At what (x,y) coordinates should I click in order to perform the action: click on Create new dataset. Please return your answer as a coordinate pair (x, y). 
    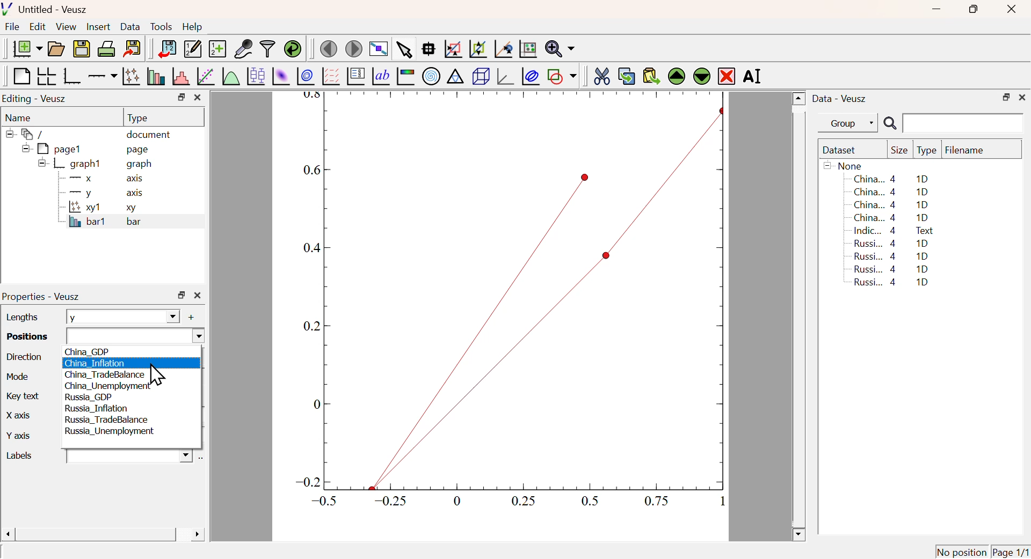
    Looking at the image, I should click on (217, 50).